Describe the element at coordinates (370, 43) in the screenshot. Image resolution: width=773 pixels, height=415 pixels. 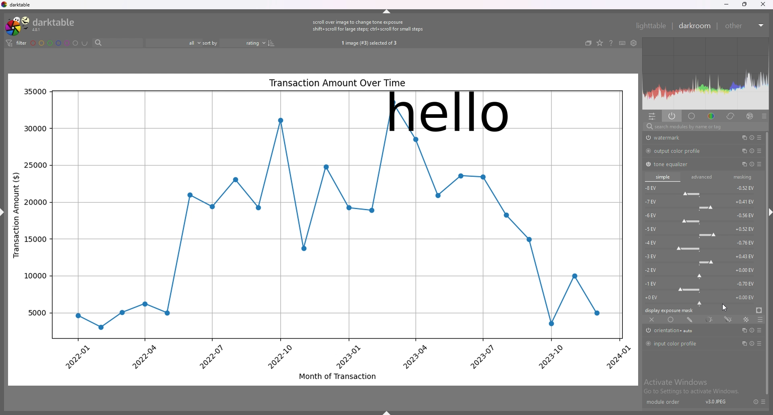
I see `1 image (#3) selected of 3` at that location.